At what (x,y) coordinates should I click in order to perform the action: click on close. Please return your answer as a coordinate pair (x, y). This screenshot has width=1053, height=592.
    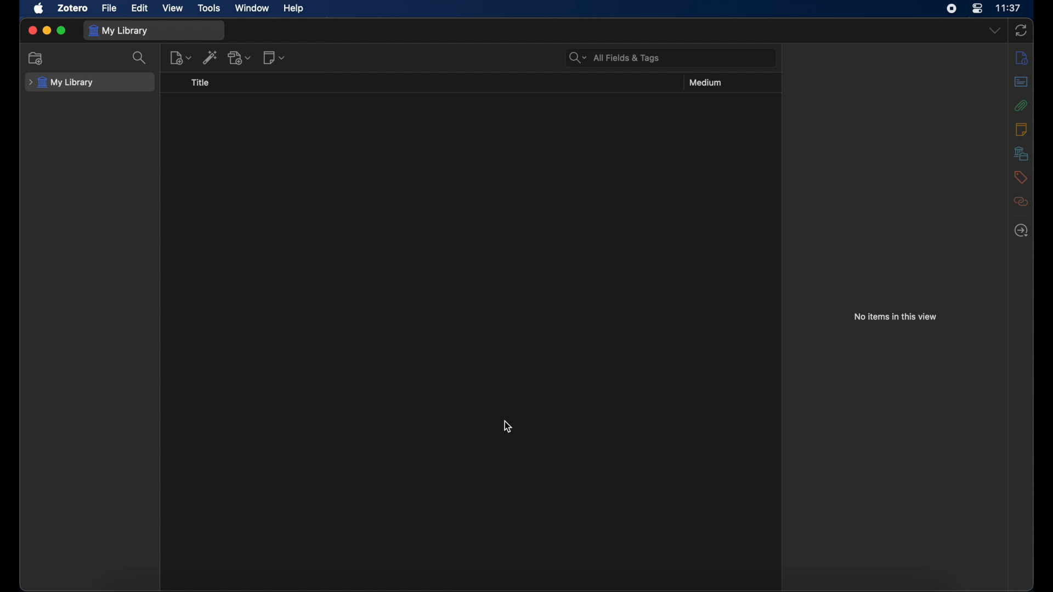
    Looking at the image, I should click on (32, 30).